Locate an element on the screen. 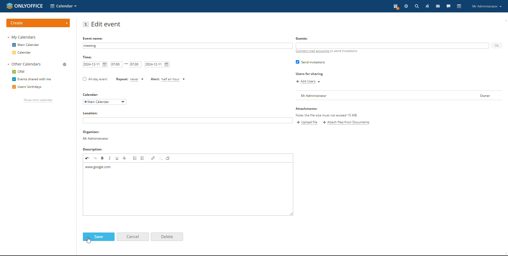  crm is located at coordinates (19, 72).